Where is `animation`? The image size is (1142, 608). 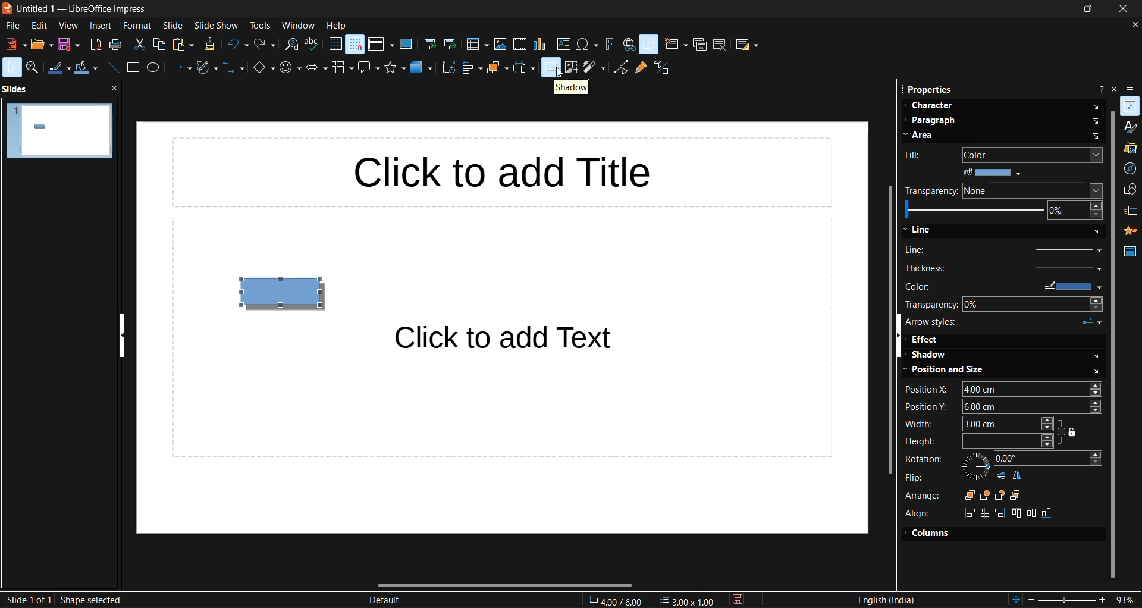 animation is located at coordinates (1131, 228).